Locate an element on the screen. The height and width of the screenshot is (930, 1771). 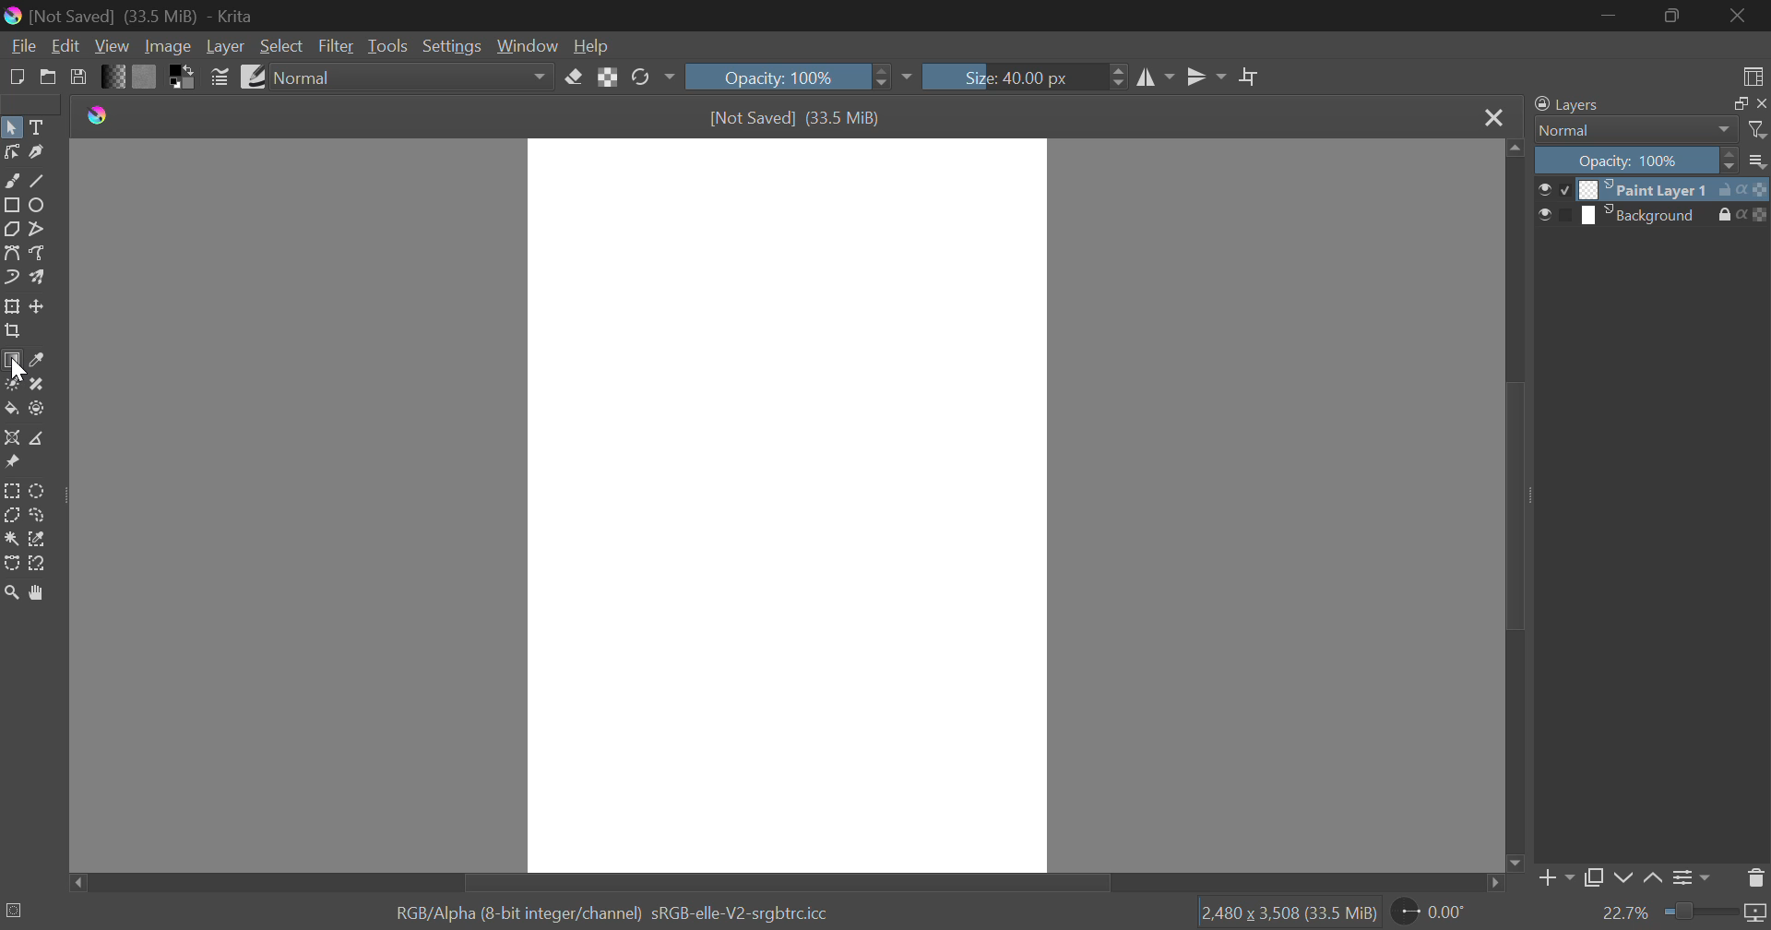
Image is located at coordinates (166, 45).